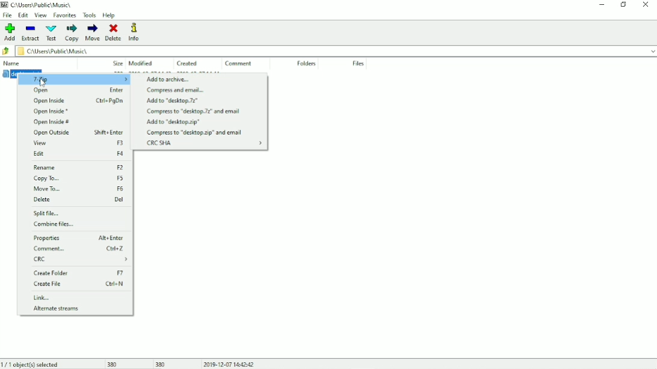 The image size is (657, 369). What do you see at coordinates (49, 213) in the screenshot?
I see `Split file` at bounding box center [49, 213].